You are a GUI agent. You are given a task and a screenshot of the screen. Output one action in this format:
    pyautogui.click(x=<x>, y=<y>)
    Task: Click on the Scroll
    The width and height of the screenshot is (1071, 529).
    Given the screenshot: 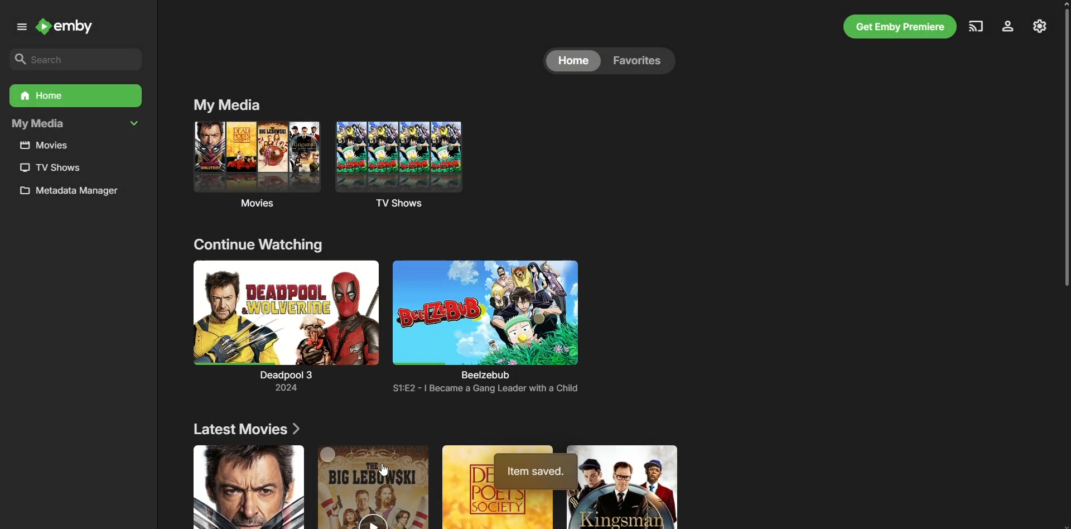 What is the action you would take?
    pyautogui.click(x=1062, y=151)
    